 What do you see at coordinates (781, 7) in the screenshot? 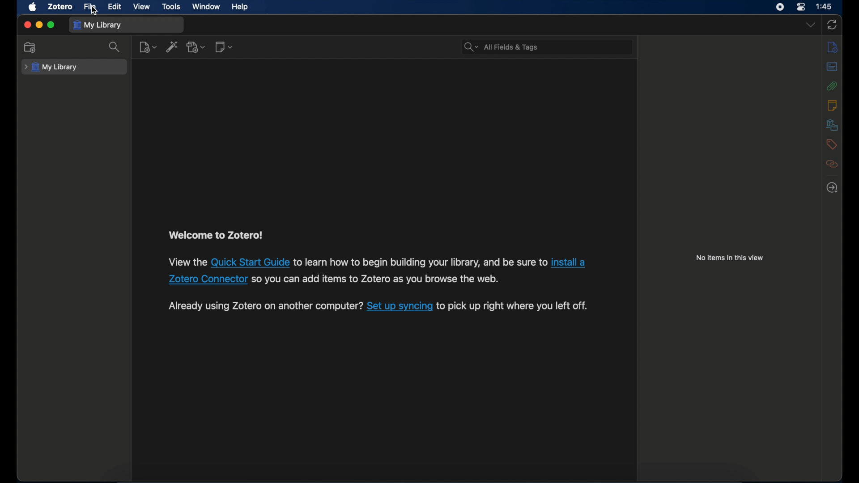
I see `screen recorder` at bounding box center [781, 7].